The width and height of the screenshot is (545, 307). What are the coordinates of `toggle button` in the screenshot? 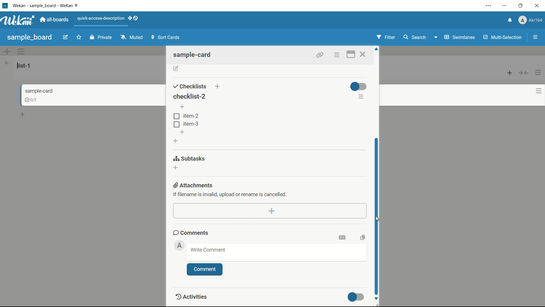 It's located at (357, 297).